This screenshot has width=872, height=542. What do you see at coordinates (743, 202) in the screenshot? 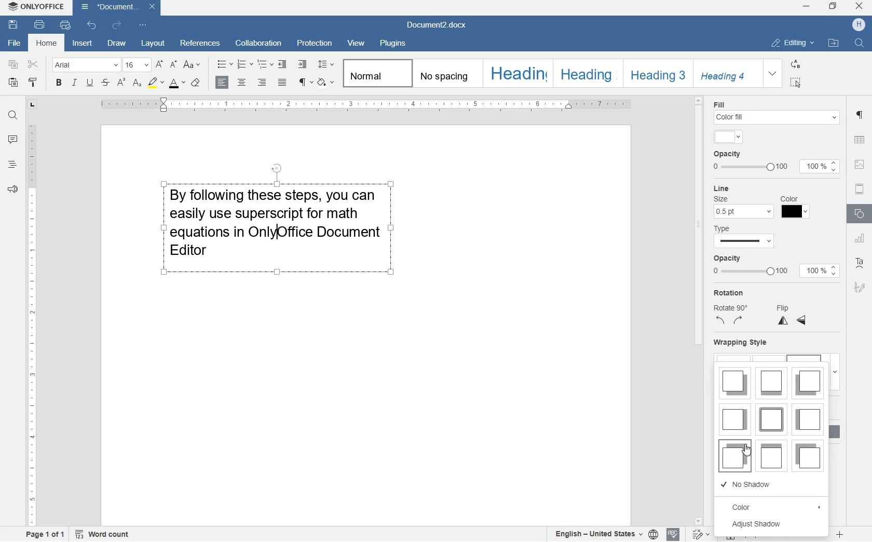
I see `line size` at bounding box center [743, 202].